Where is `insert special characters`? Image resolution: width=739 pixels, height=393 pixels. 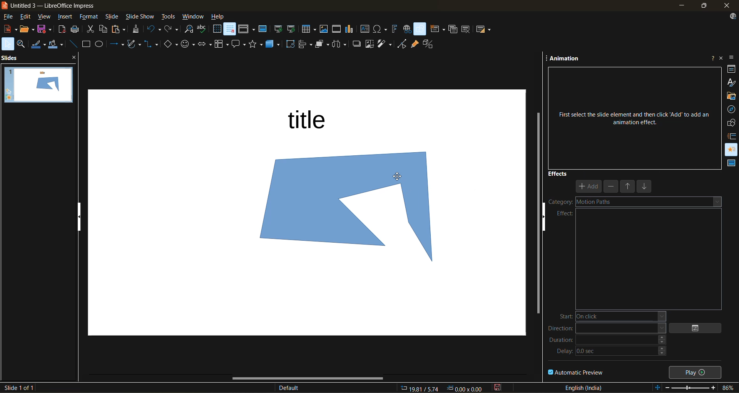
insert special characters is located at coordinates (381, 30).